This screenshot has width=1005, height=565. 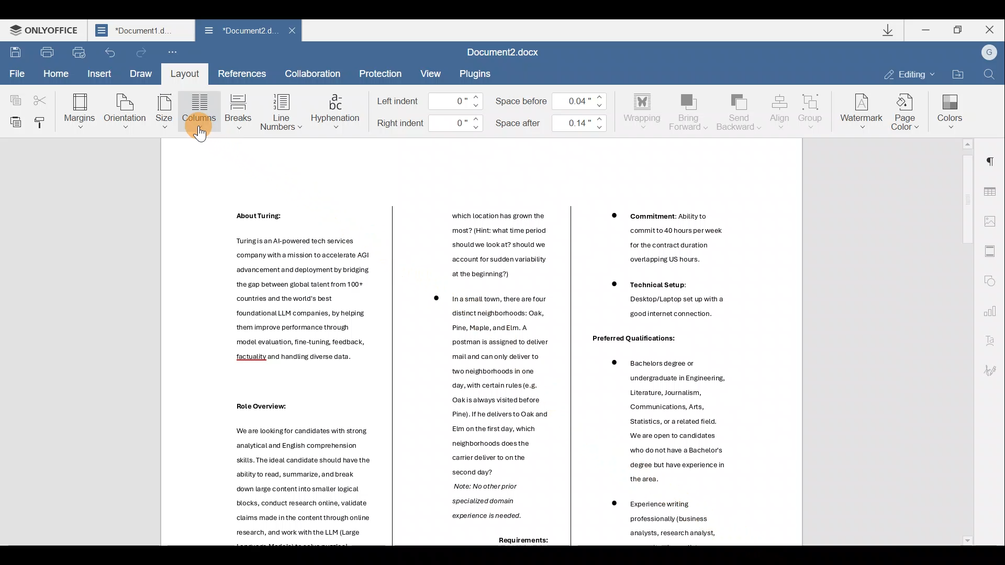 What do you see at coordinates (141, 72) in the screenshot?
I see `Draw` at bounding box center [141, 72].